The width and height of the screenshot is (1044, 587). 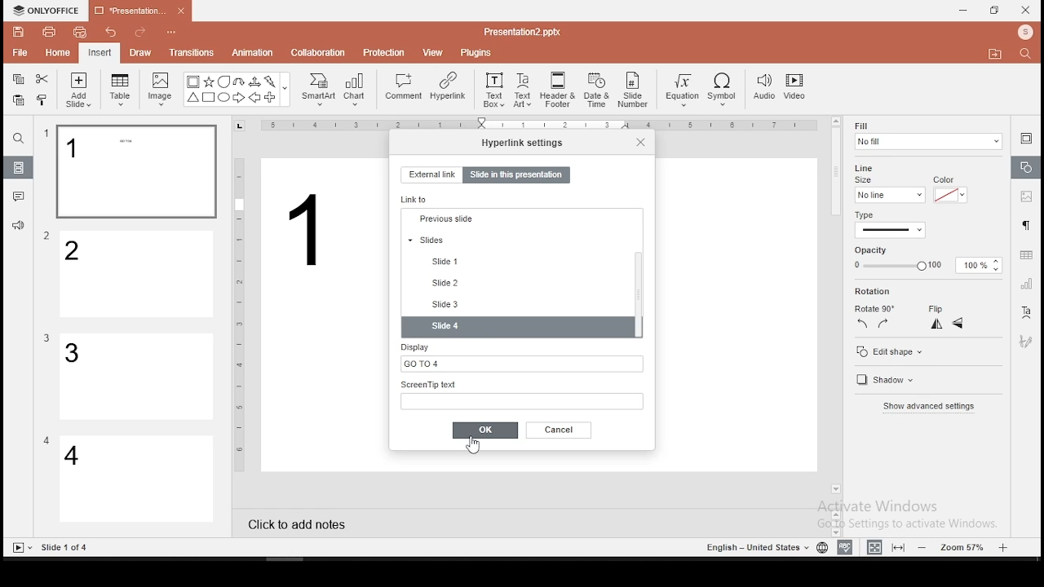 What do you see at coordinates (356, 89) in the screenshot?
I see `chart` at bounding box center [356, 89].